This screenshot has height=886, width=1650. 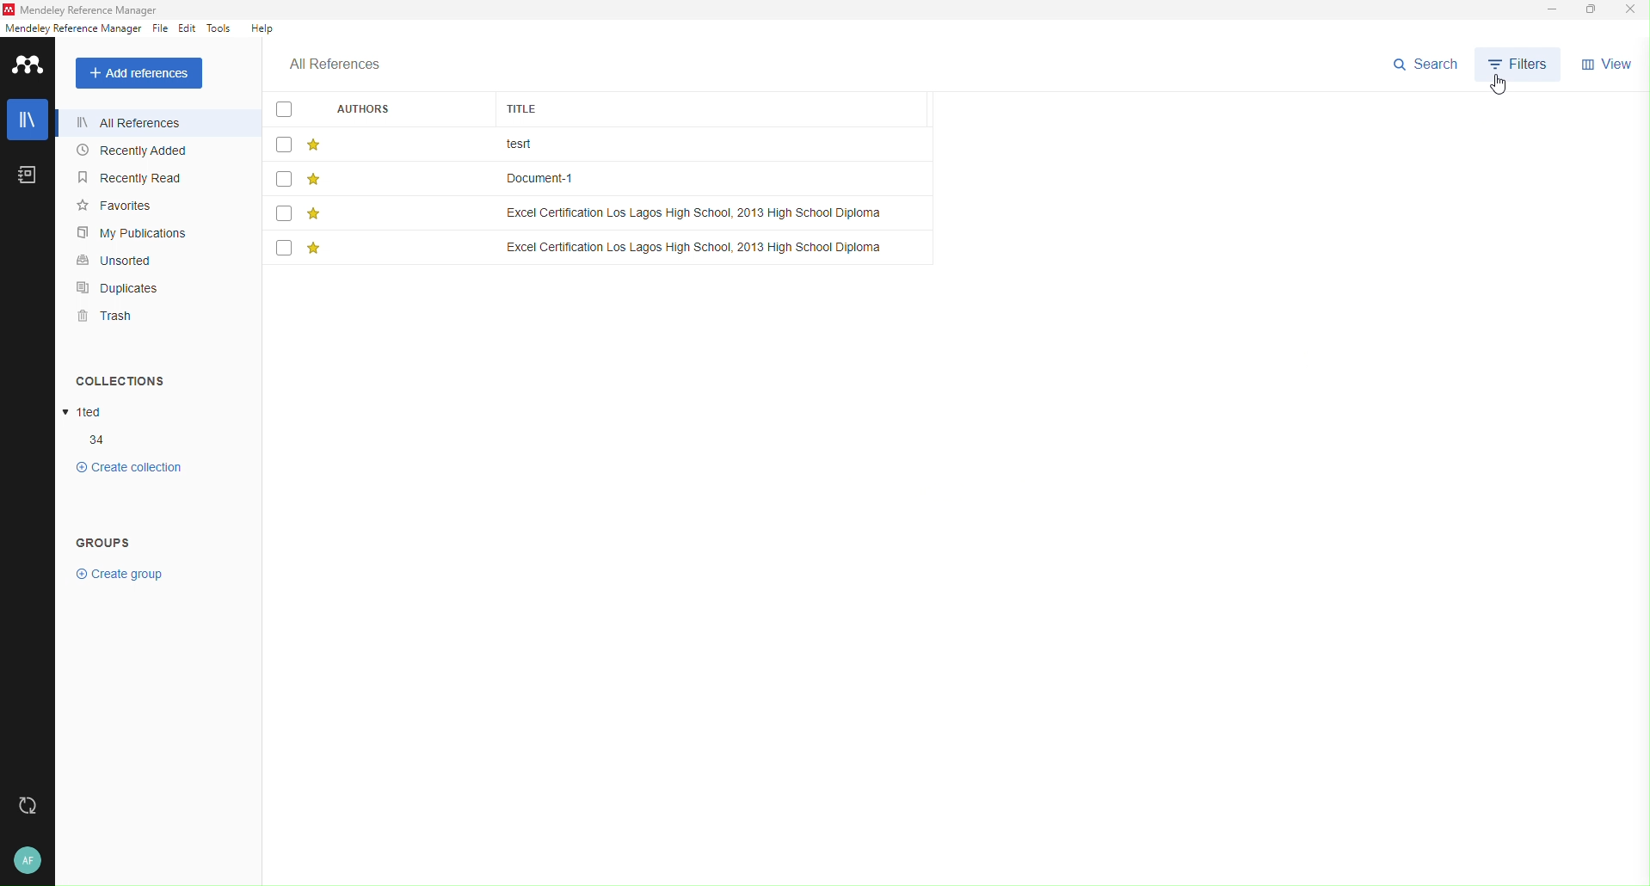 What do you see at coordinates (1550, 9) in the screenshot?
I see `Minimize` at bounding box center [1550, 9].